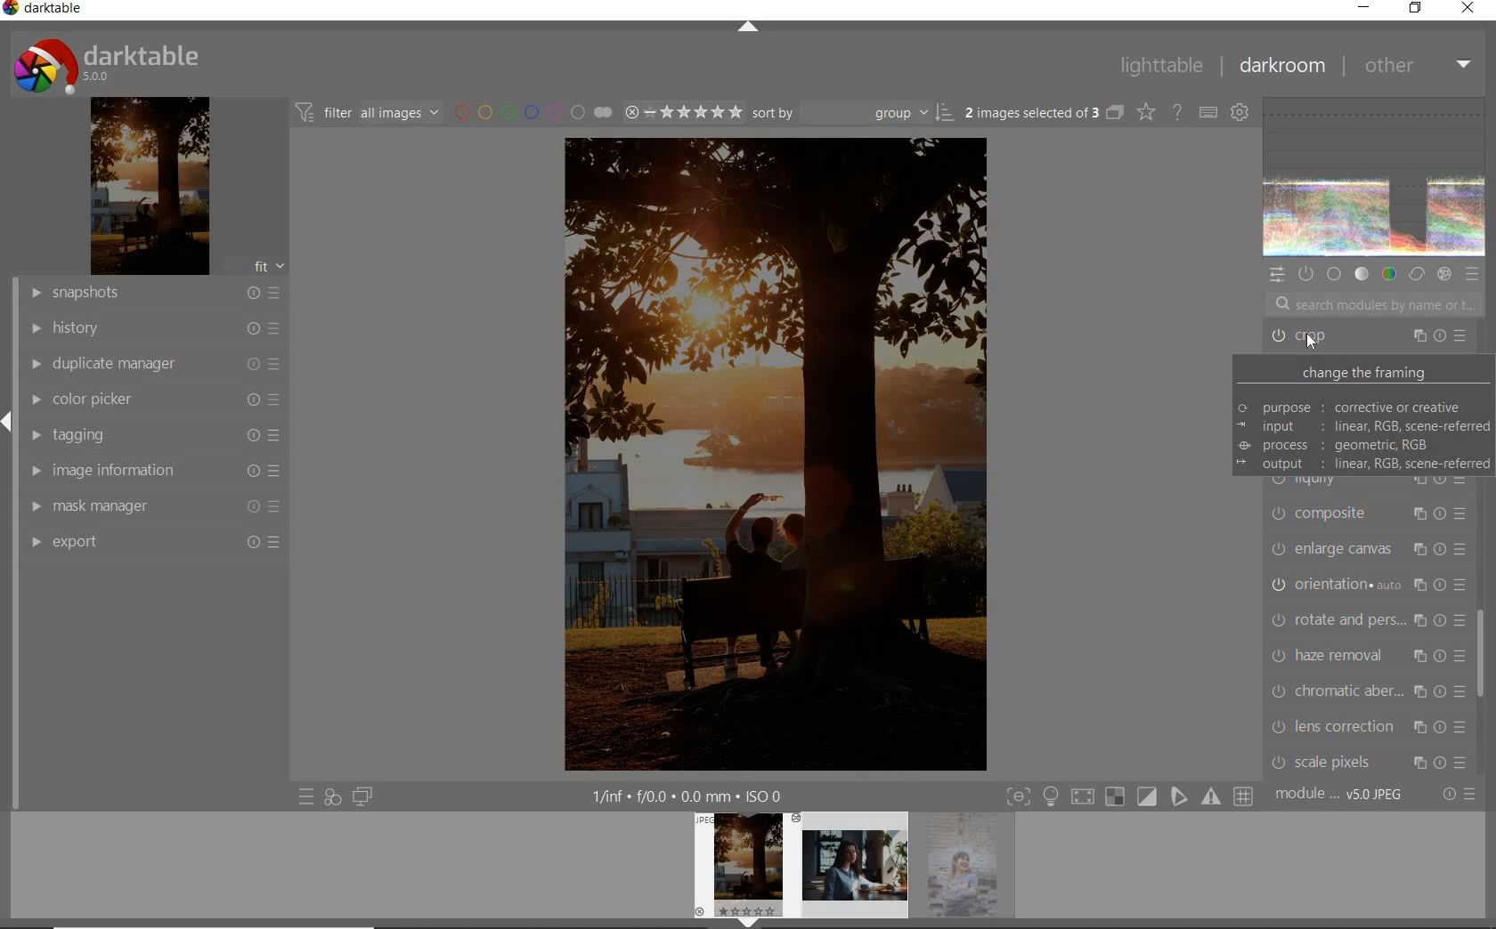  I want to click on collapse grouped images, so click(1115, 113).